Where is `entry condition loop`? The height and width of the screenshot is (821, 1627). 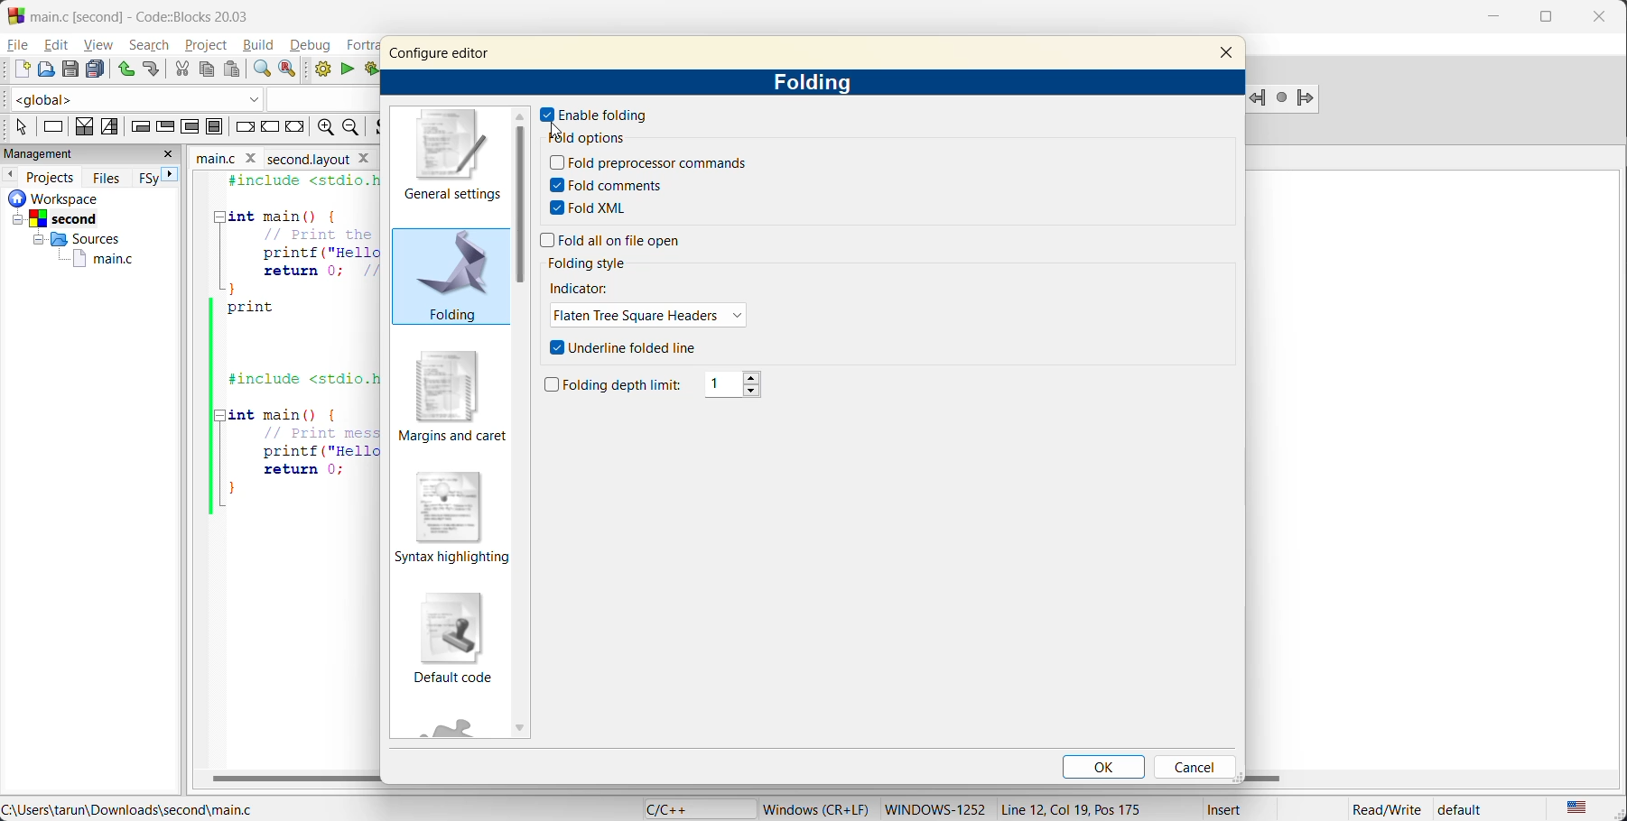
entry condition loop is located at coordinates (138, 126).